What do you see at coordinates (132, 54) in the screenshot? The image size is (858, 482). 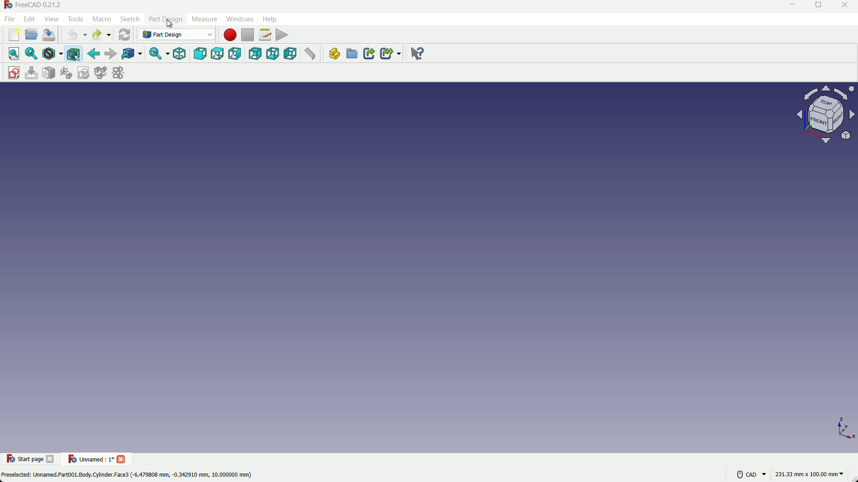 I see `link object` at bounding box center [132, 54].